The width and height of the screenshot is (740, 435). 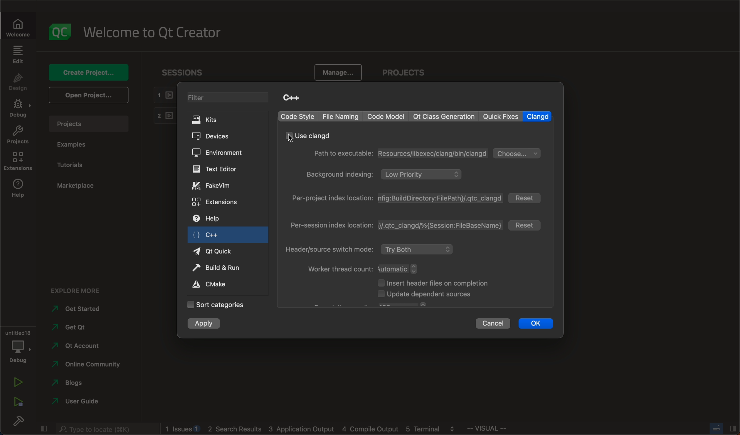 What do you see at coordinates (540, 323) in the screenshot?
I see `ok` at bounding box center [540, 323].